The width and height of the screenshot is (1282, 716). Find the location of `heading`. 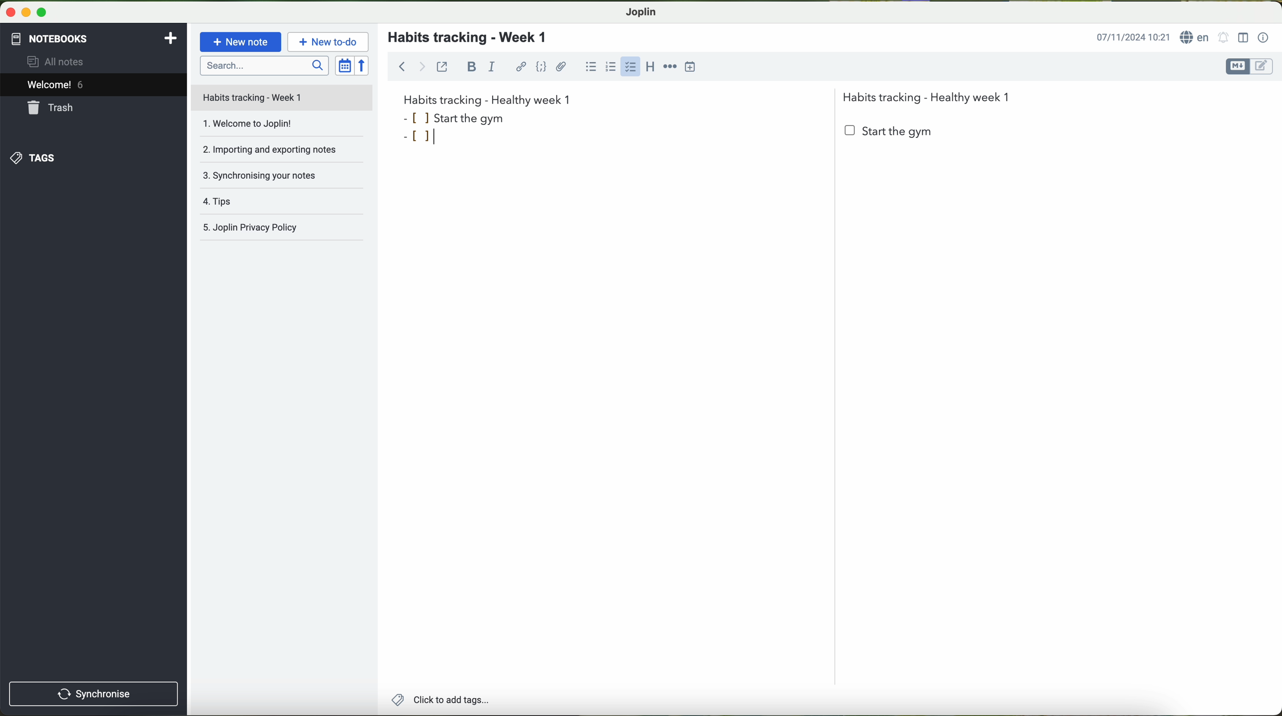

heading is located at coordinates (651, 69).